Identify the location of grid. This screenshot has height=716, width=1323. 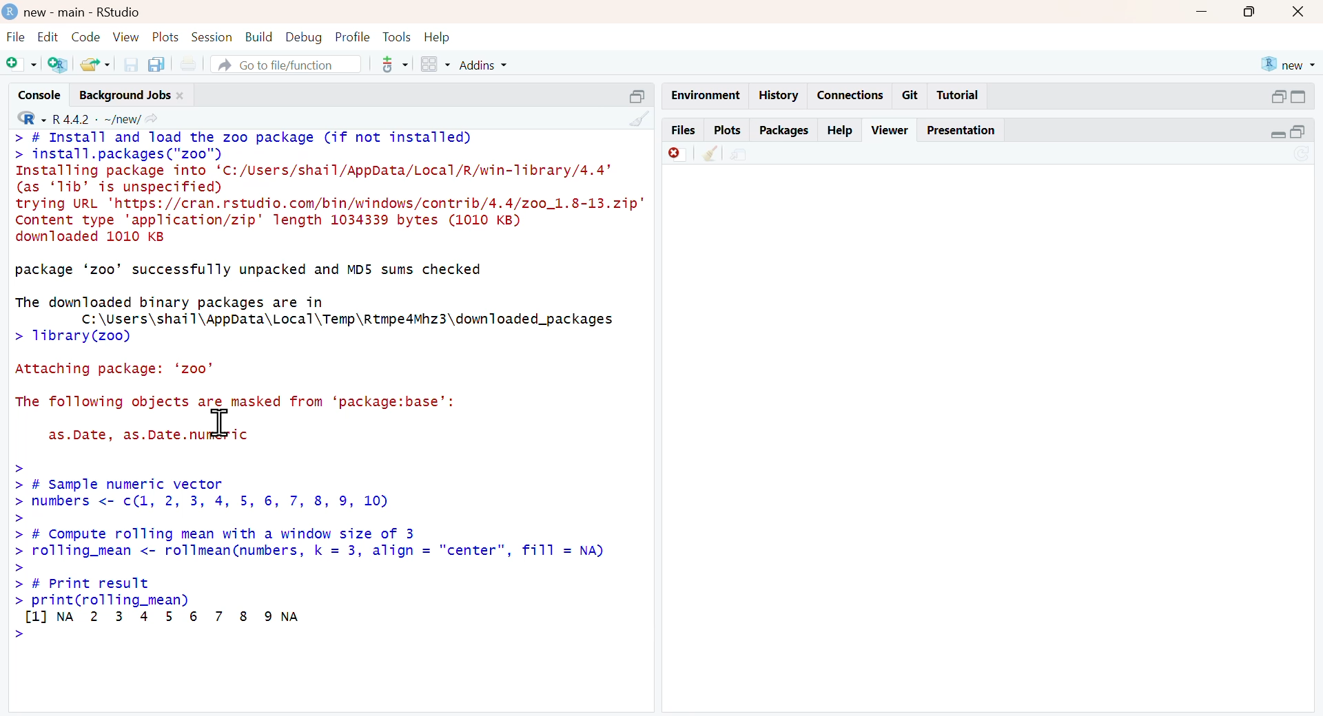
(438, 65).